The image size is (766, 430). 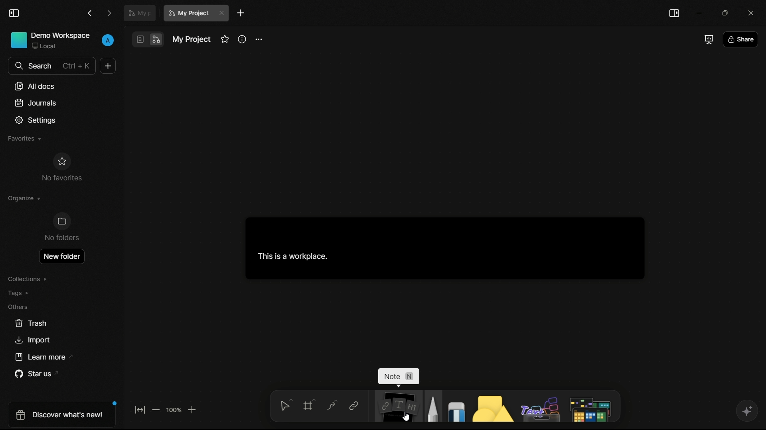 What do you see at coordinates (22, 292) in the screenshot?
I see `tags` at bounding box center [22, 292].